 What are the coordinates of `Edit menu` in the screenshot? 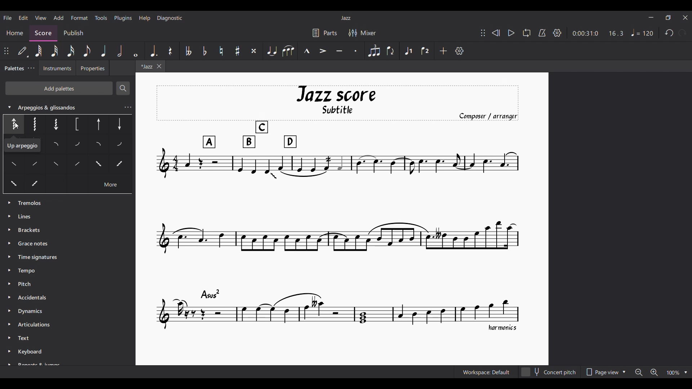 It's located at (23, 18).